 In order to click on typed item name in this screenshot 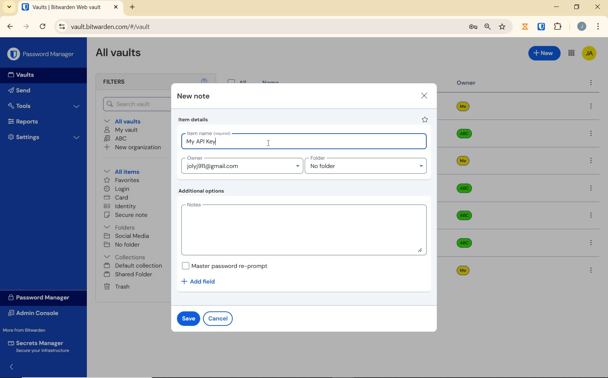, I will do `click(201, 142)`.